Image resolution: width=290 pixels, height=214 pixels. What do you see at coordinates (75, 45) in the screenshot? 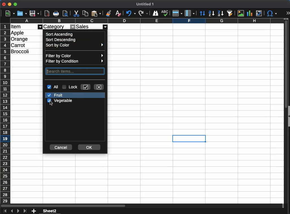
I see `sort by color` at bounding box center [75, 45].